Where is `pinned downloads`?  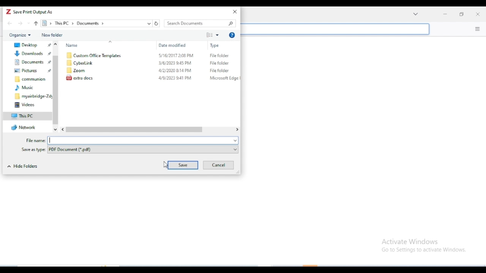
pinned downloads is located at coordinates (32, 53).